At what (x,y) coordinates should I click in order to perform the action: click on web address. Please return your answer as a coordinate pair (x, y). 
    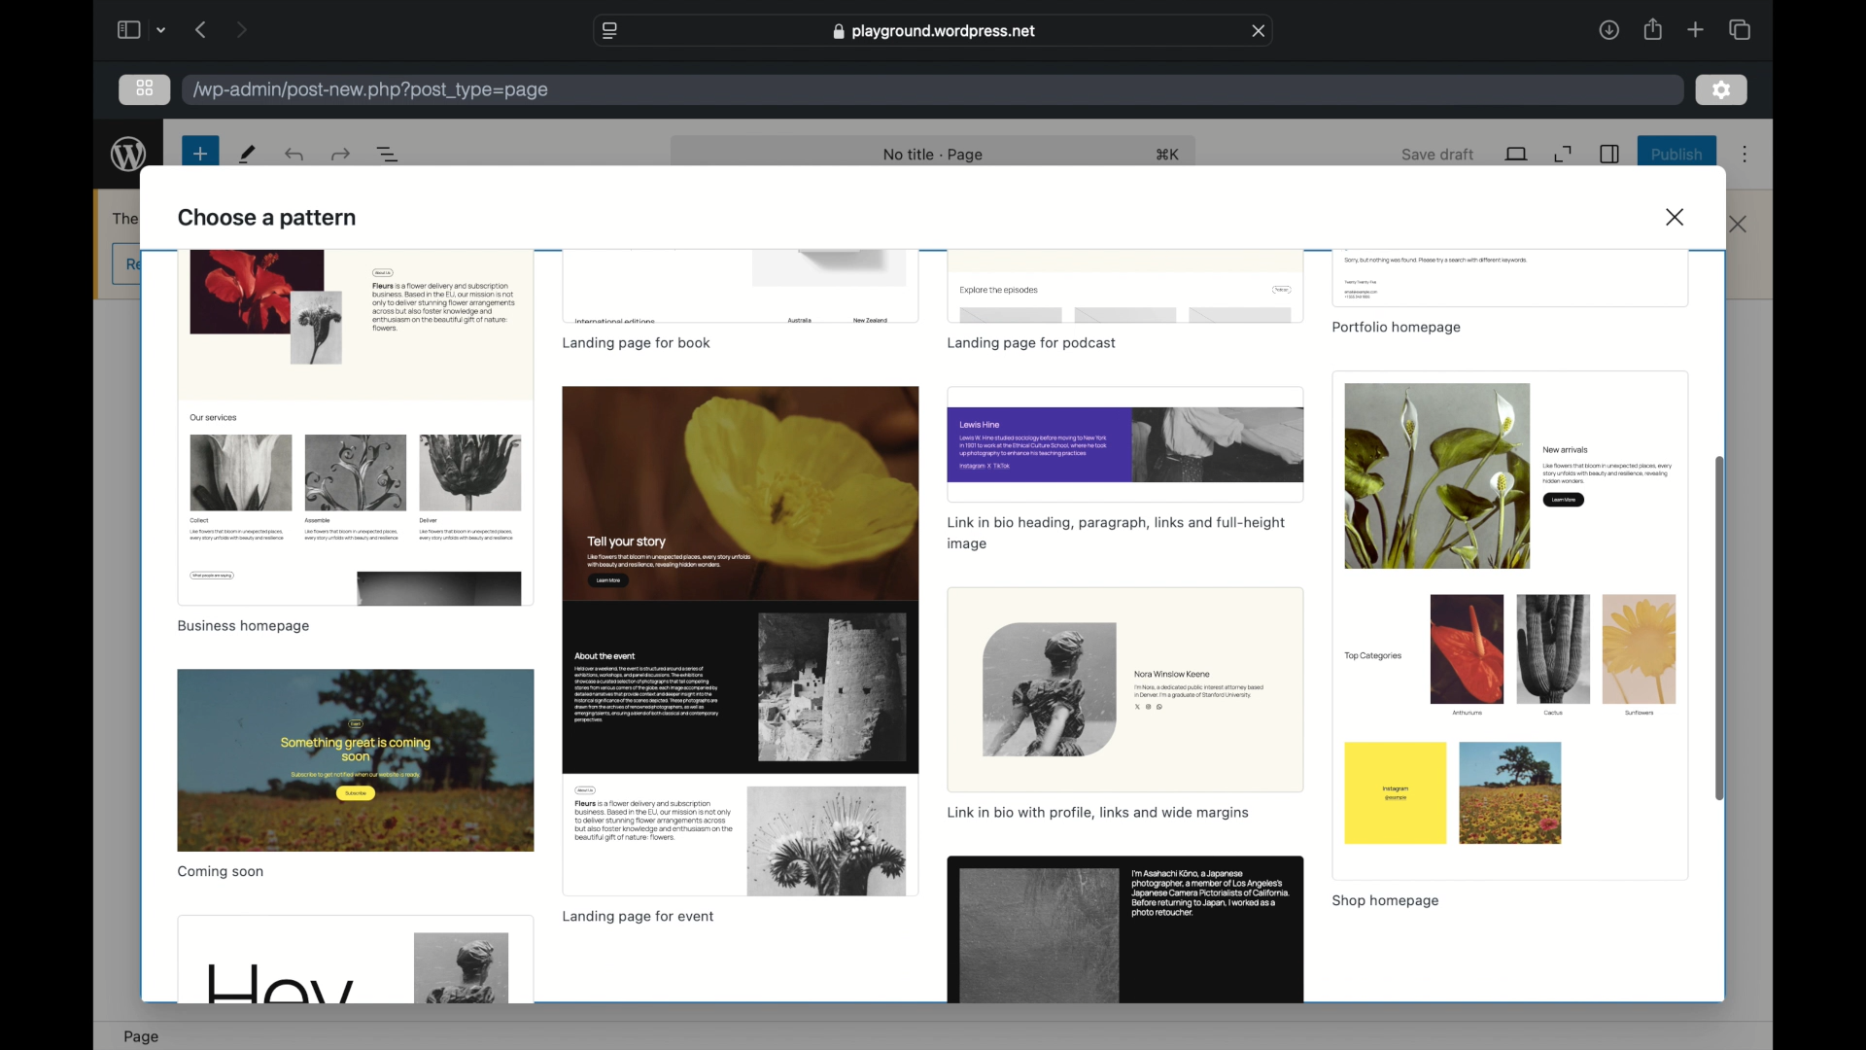
    Looking at the image, I should click on (935, 31).